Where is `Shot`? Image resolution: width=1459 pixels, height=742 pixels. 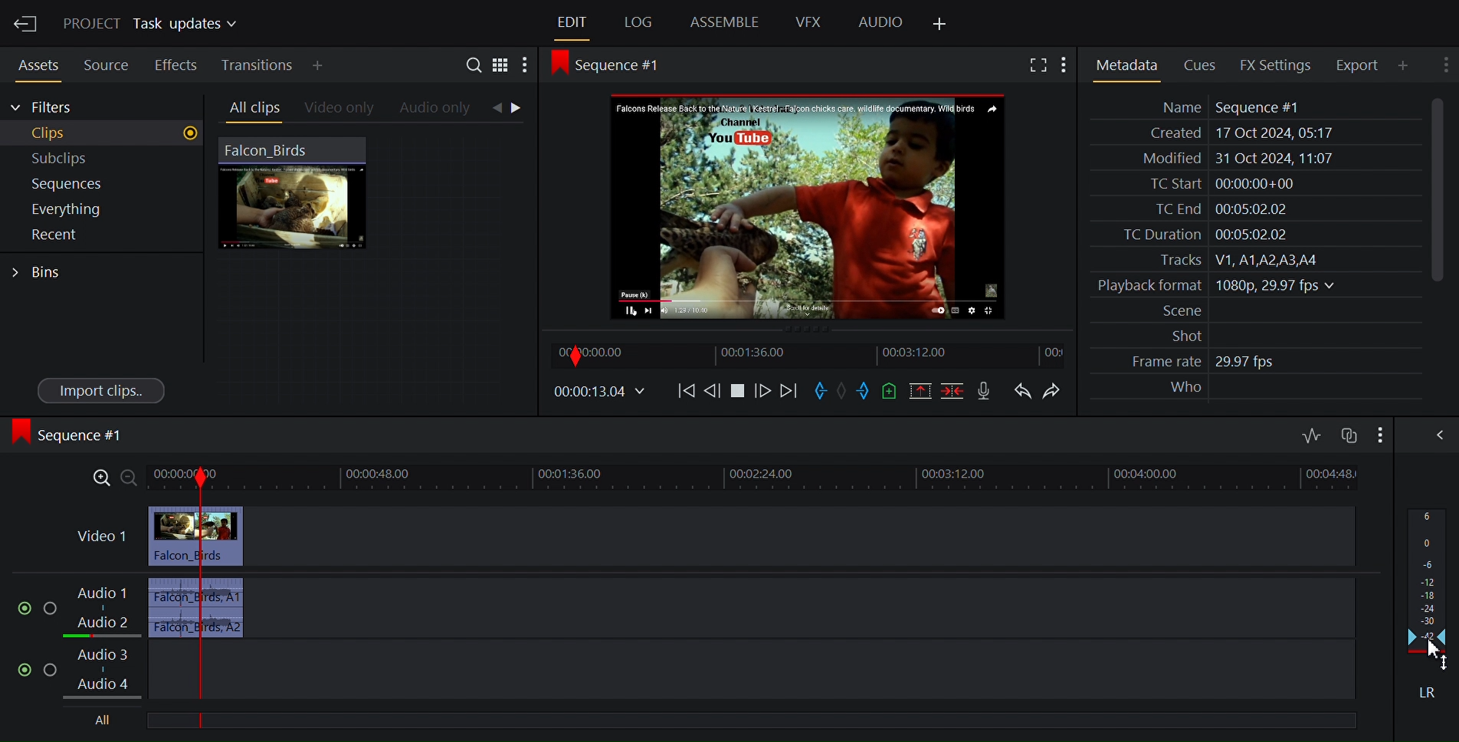 Shot is located at coordinates (1177, 336).